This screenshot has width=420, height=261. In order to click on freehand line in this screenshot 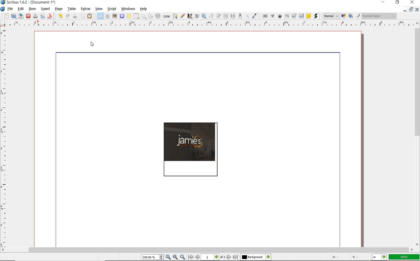, I will do `click(182, 15)`.